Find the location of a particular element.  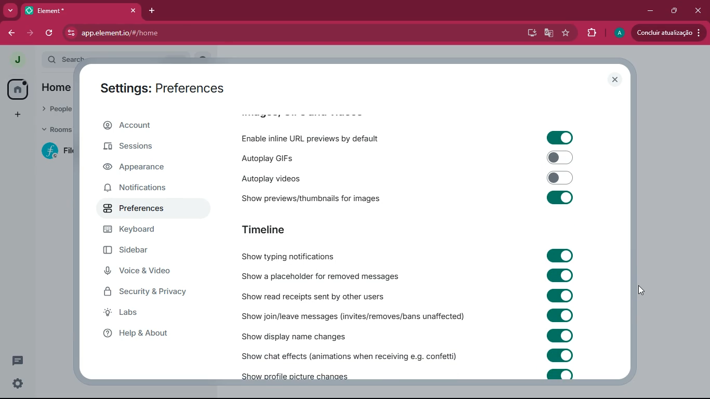

close is located at coordinates (699, 12).